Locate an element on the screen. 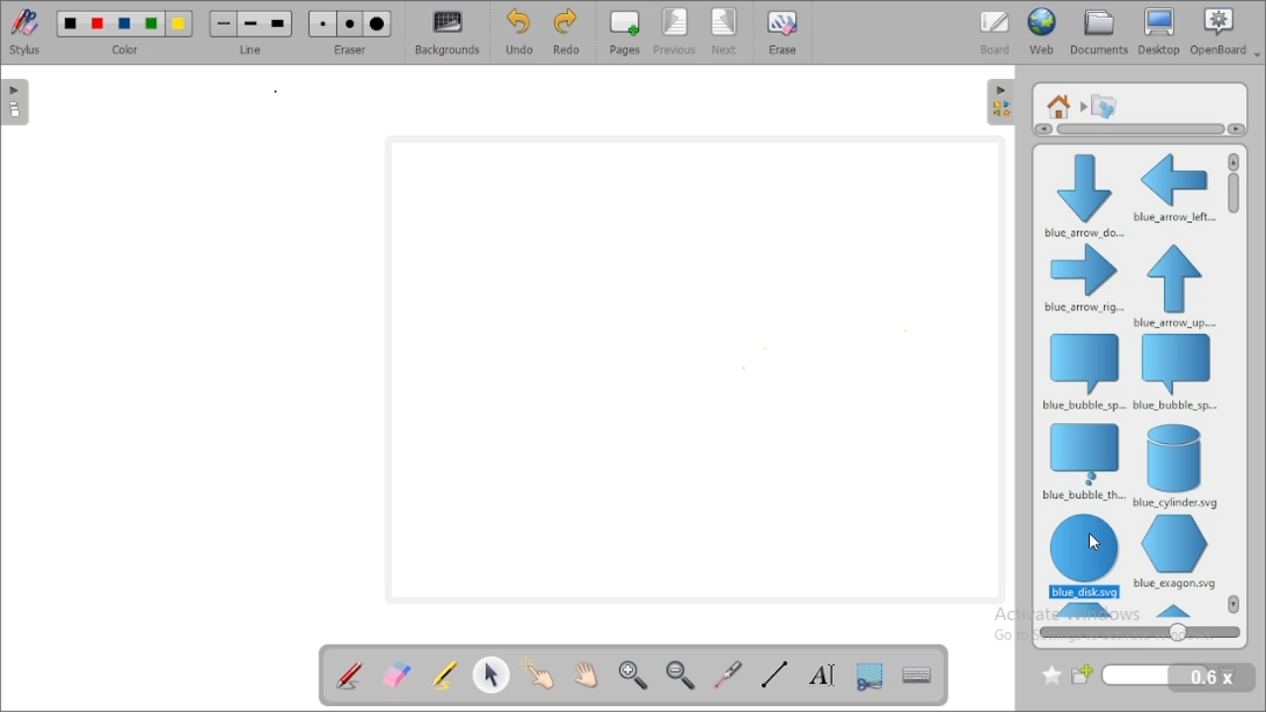 The width and height of the screenshot is (1266, 712). horizontal scroll bar is located at coordinates (1135, 130).